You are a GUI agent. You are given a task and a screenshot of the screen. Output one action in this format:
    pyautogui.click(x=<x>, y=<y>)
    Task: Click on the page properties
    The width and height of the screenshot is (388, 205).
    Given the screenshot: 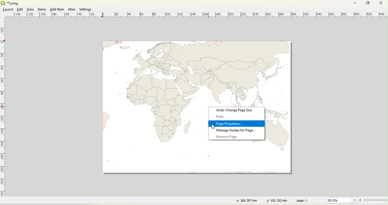 What is the action you would take?
    pyautogui.click(x=230, y=124)
    